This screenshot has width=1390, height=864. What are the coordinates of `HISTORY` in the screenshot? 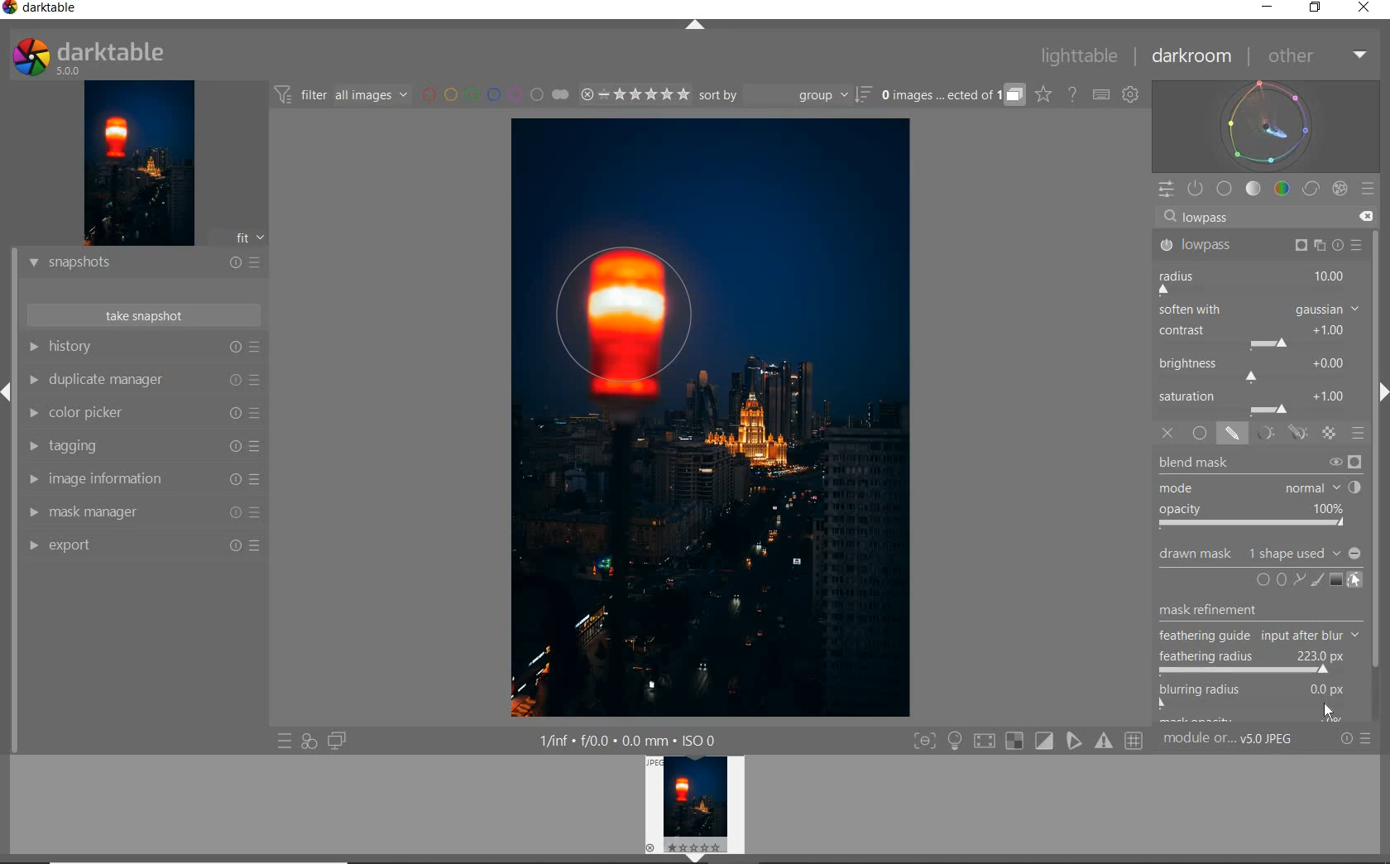 It's located at (142, 348).